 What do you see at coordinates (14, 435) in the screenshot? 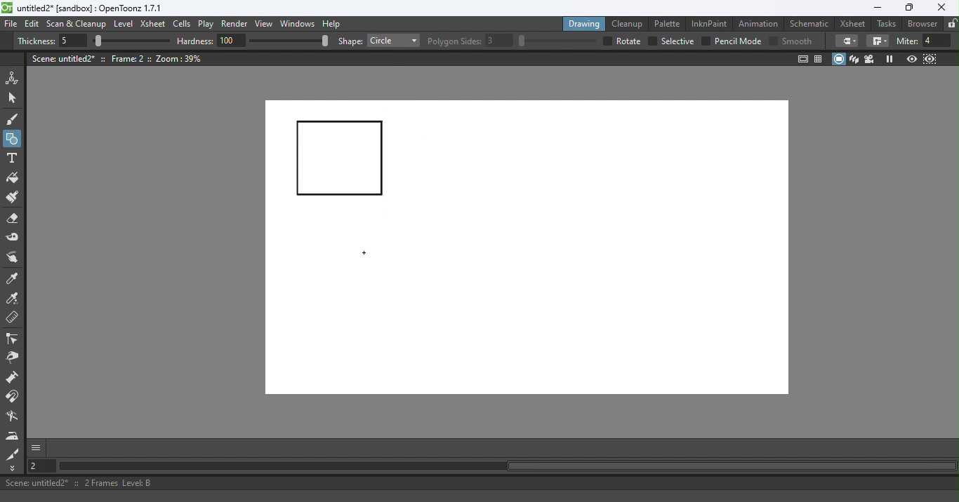
I see `Iron tool` at bounding box center [14, 435].